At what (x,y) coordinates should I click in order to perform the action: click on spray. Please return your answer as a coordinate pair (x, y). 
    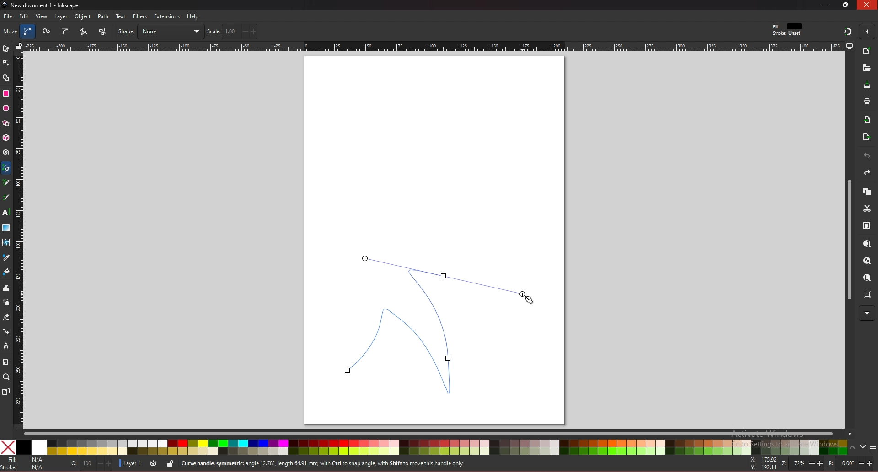
    Looking at the image, I should click on (6, 303).